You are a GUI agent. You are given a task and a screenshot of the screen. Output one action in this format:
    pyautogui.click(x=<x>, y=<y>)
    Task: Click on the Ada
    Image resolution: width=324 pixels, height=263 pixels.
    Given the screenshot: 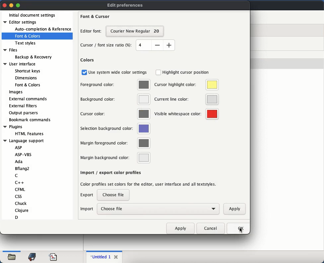 What is the action you would take?
    pyautogui.click(x=20, y=162)
    